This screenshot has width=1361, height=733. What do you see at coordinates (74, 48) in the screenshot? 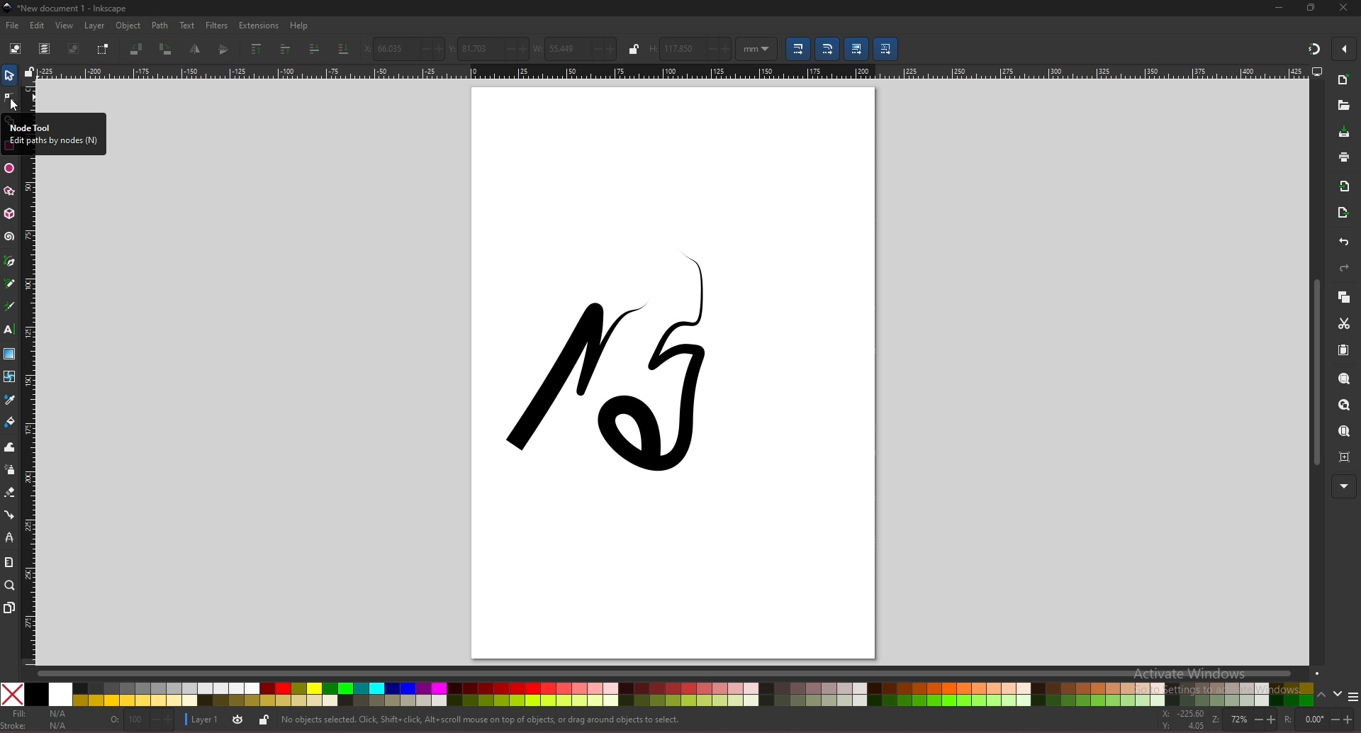
I see `deselect` at bounding box center [74, 48].